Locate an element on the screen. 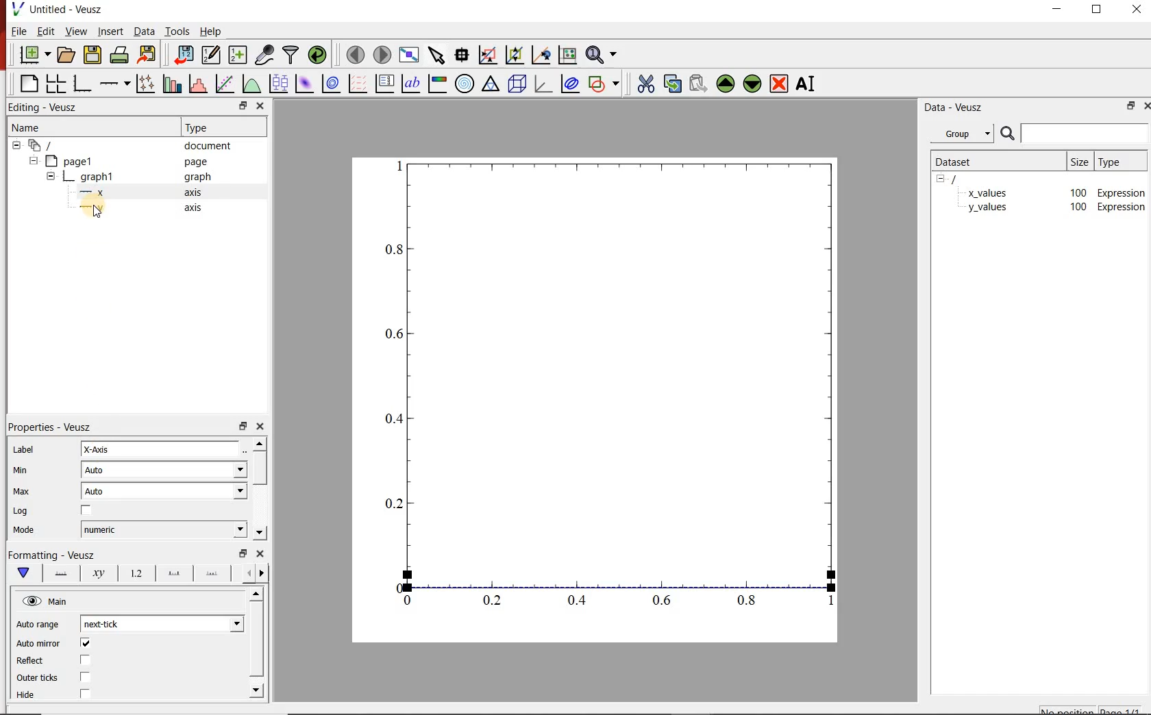 This screenshot has height=715, width=1151. | Max is located at coordinates (22, 493).